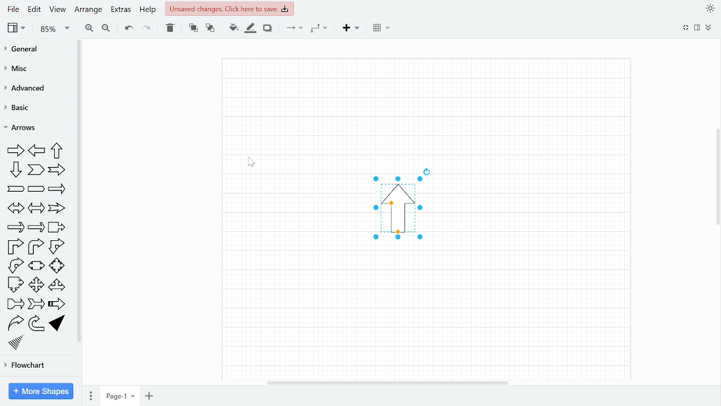 The height and width of the screenshot is (406, 721). What do you see at coordinates (53, 29) in the screenshot?
I see `Zoom` at bounding box center [53, 29].